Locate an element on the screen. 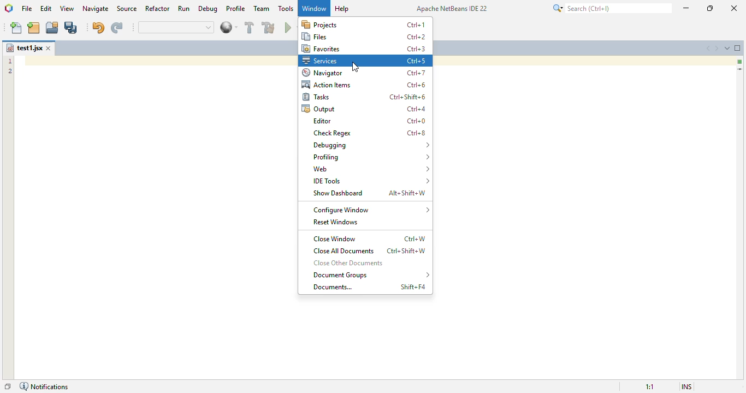  web browse is located at coordinates (228, 27).